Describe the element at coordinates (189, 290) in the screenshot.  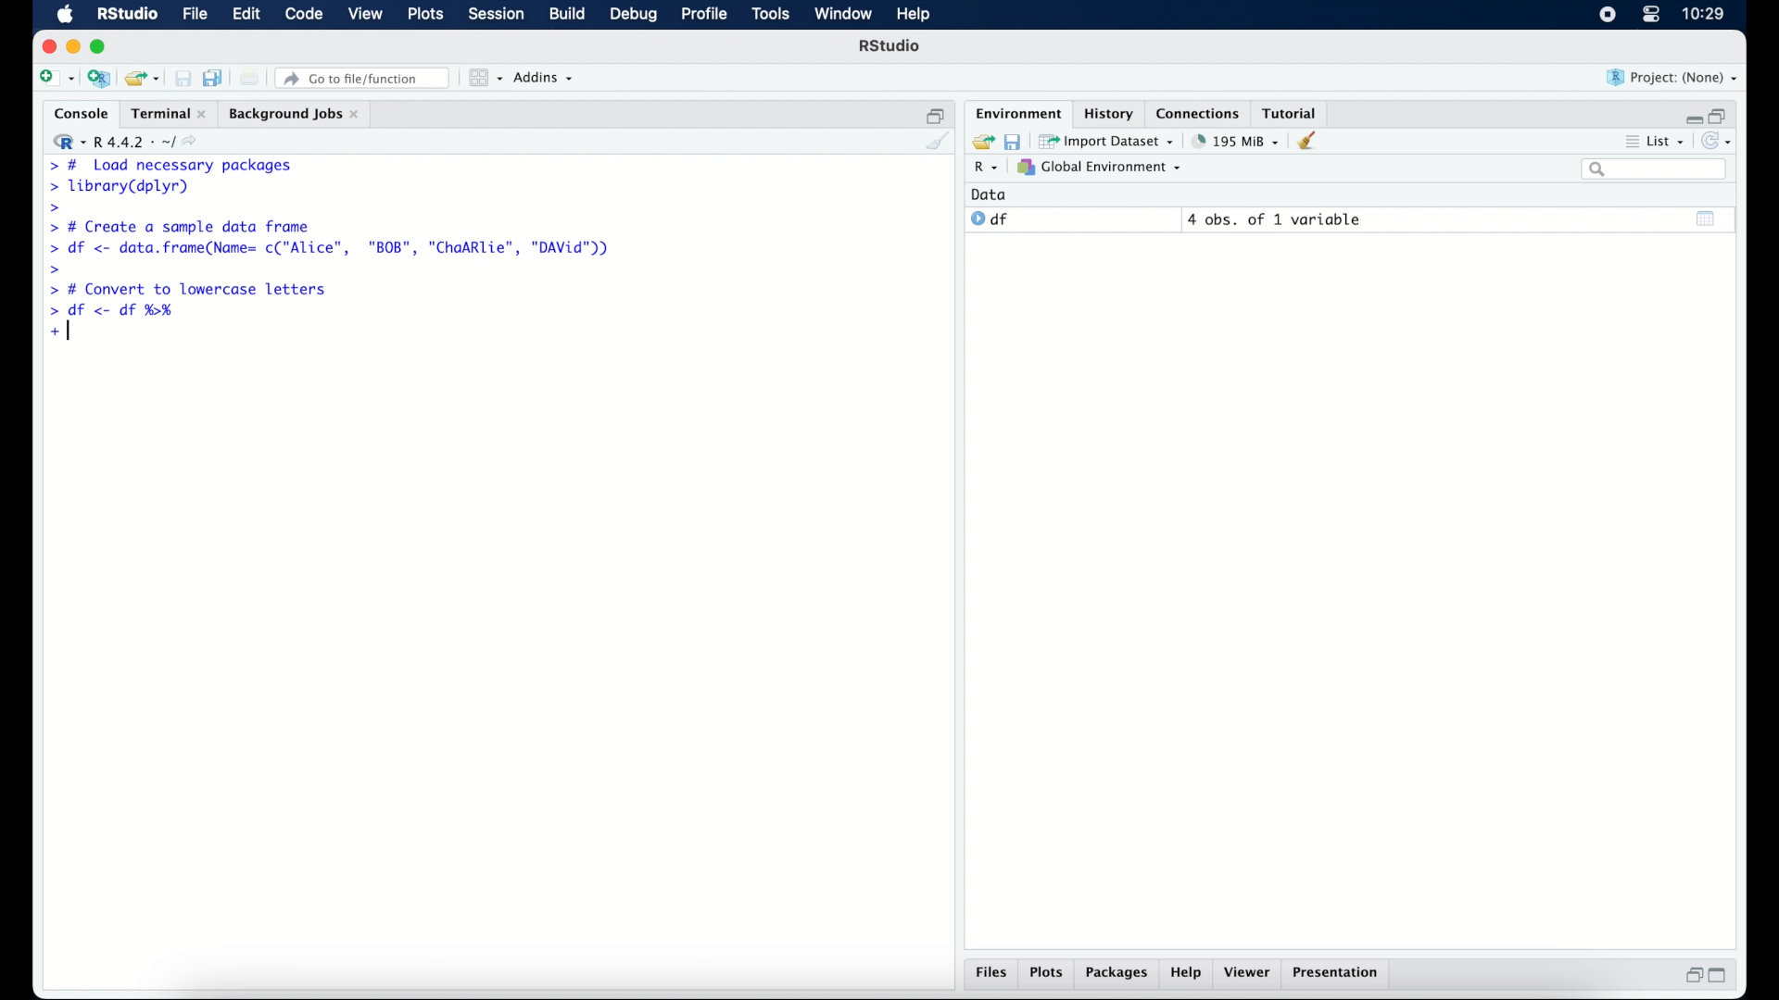
I see `> # Convert to lowercase letters|` at that location.